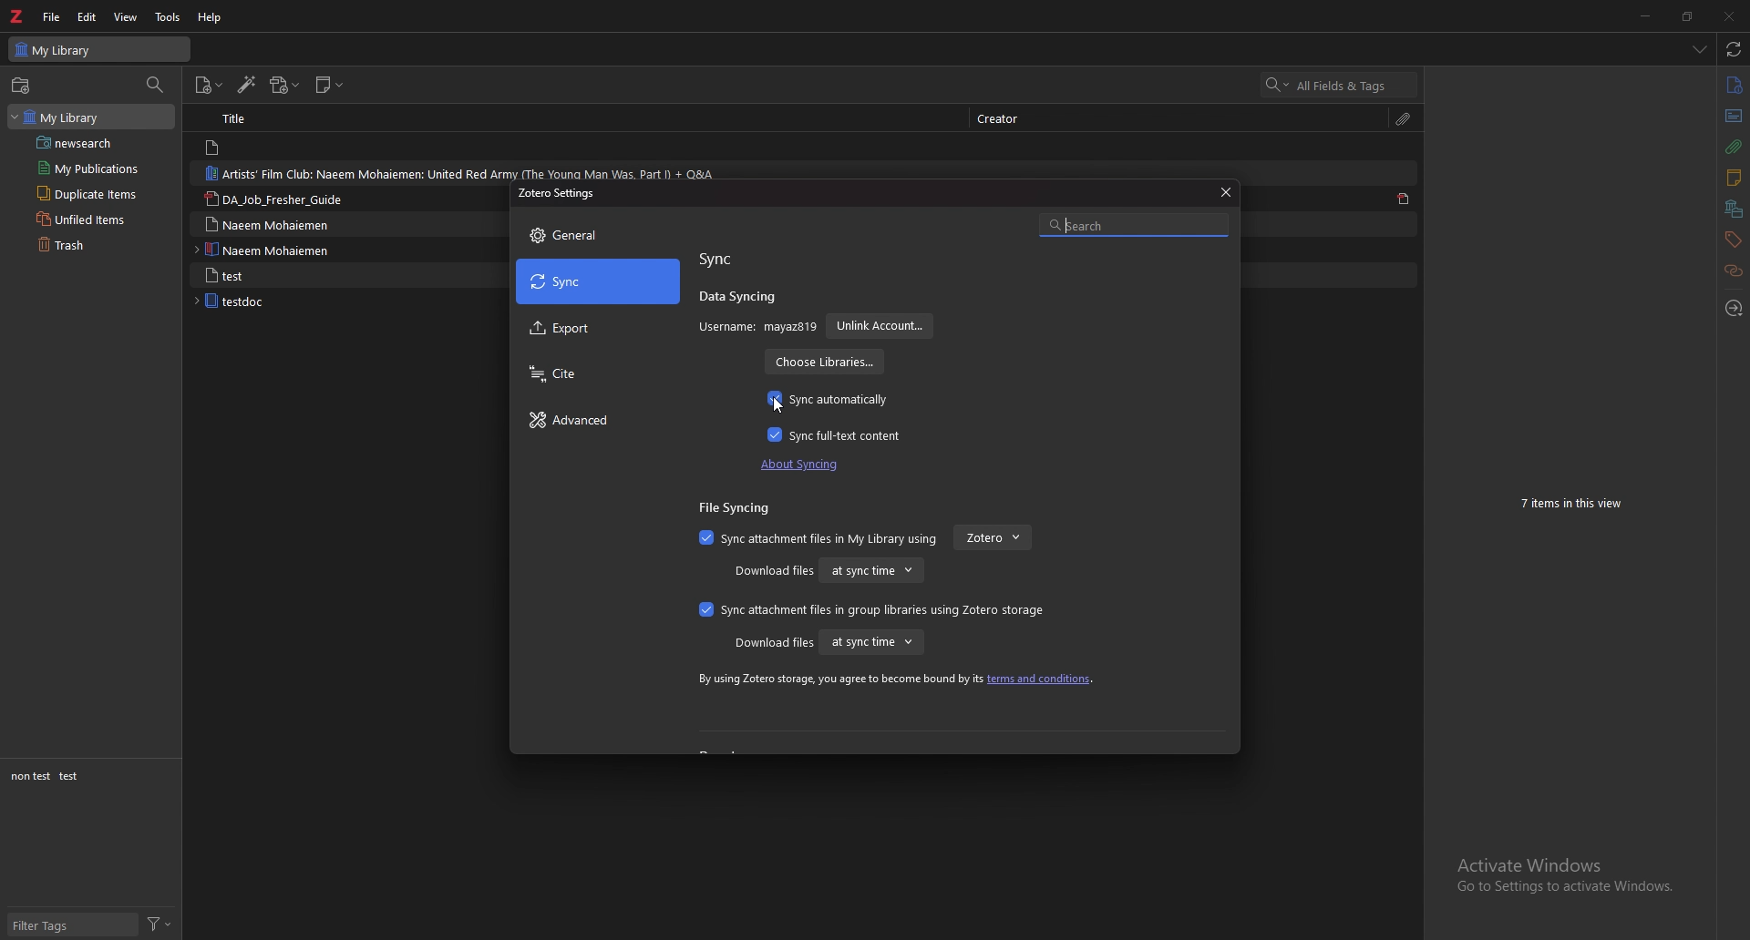  I want to click on my library, so click(91, 117).